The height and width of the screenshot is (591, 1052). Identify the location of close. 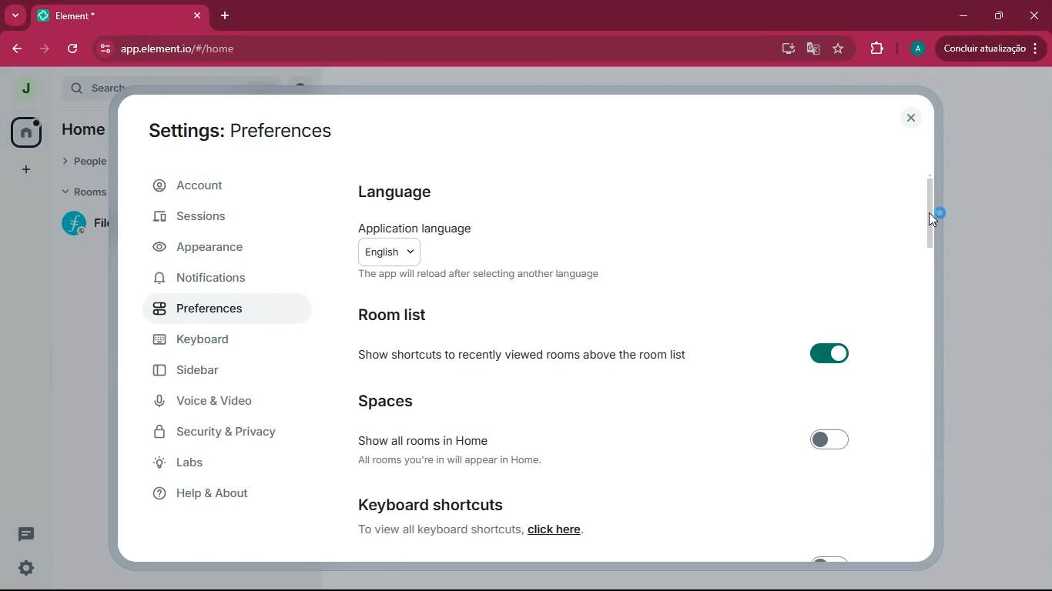
(912, 117).